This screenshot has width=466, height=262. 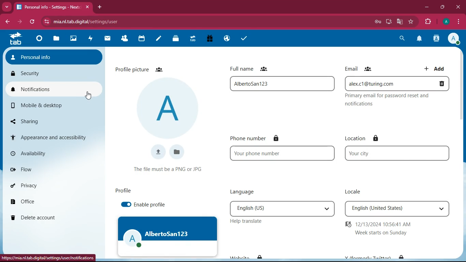 I want to click on locale, so click(x=351, y=191).